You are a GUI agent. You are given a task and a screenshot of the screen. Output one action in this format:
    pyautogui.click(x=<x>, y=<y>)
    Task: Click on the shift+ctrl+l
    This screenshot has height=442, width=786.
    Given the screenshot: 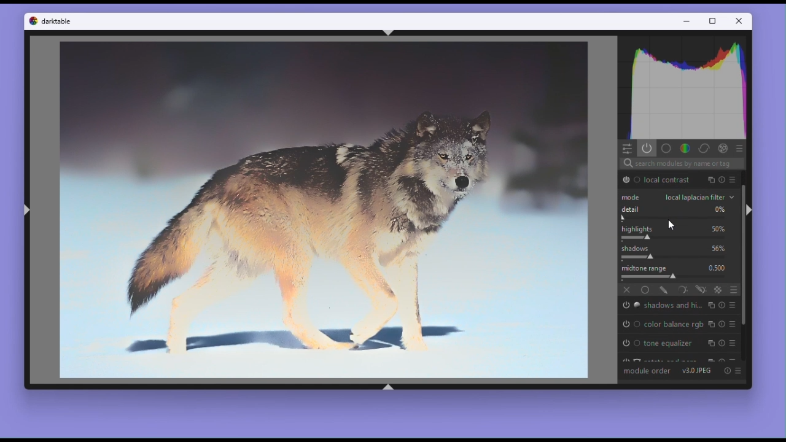 What is the action you would take?
    pyautogui.click(x=27, y=209)
    